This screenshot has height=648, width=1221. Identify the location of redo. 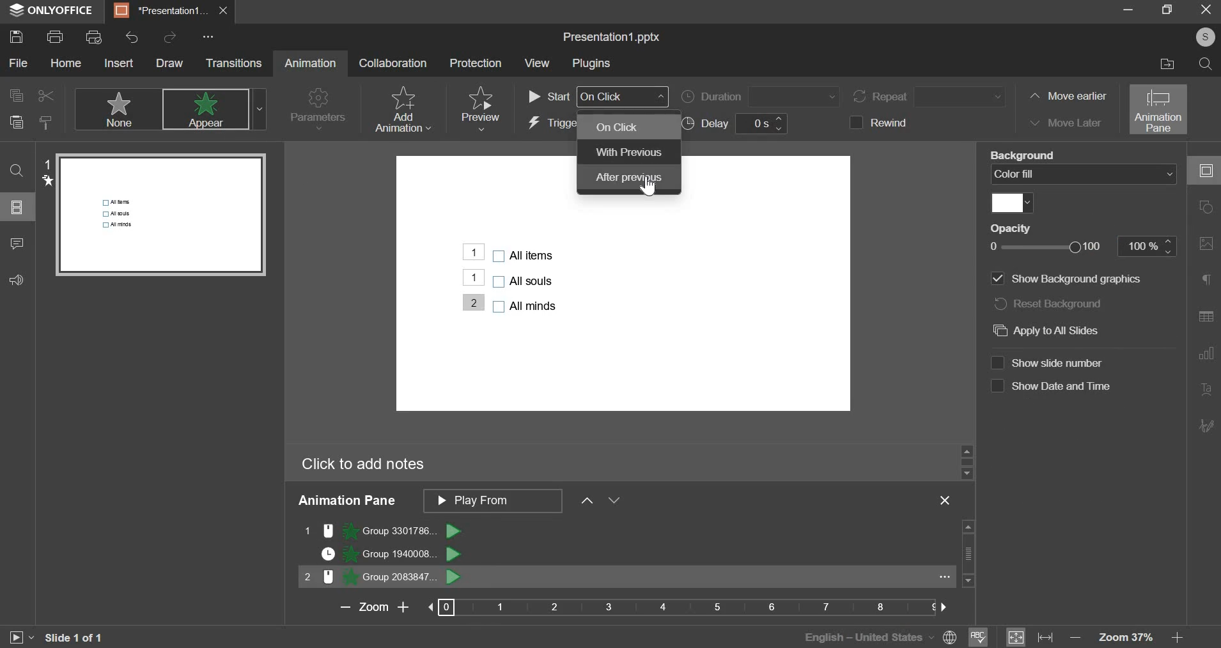
(169, 36).